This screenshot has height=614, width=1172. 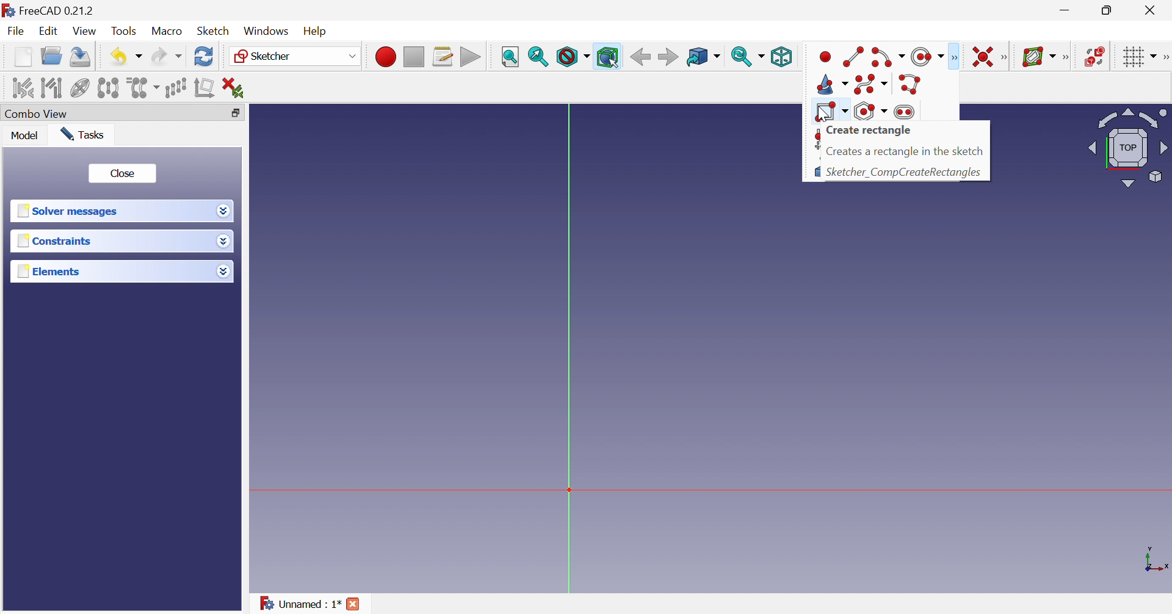 What do you see at coordinates (1154, 558) in the screenshot?
I see `x, y axis` at bounding box center [1154, 558].